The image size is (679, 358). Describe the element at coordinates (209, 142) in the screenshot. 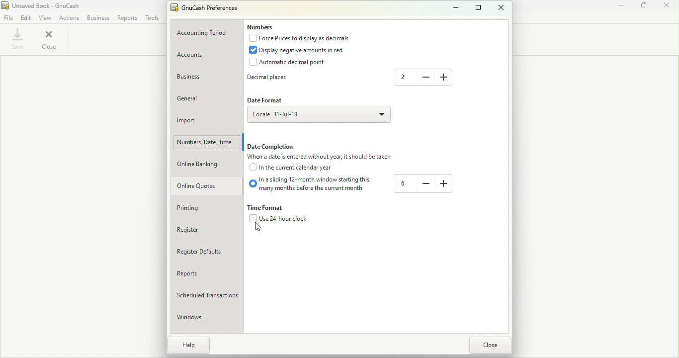

I see `Numbers` at that location.